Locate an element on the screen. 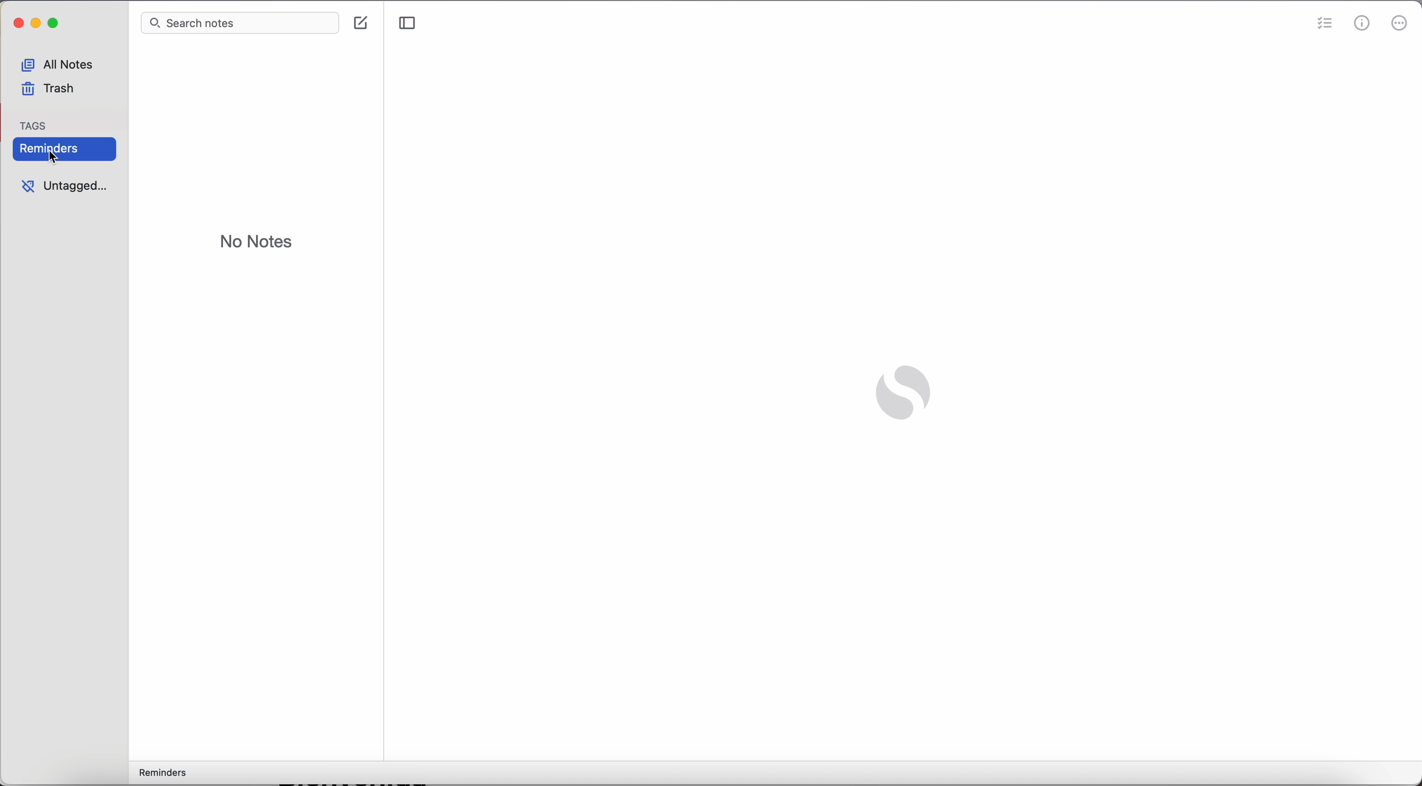 This screenshot has height=786, width=1422. no notes is located at coordinates (257, 243).